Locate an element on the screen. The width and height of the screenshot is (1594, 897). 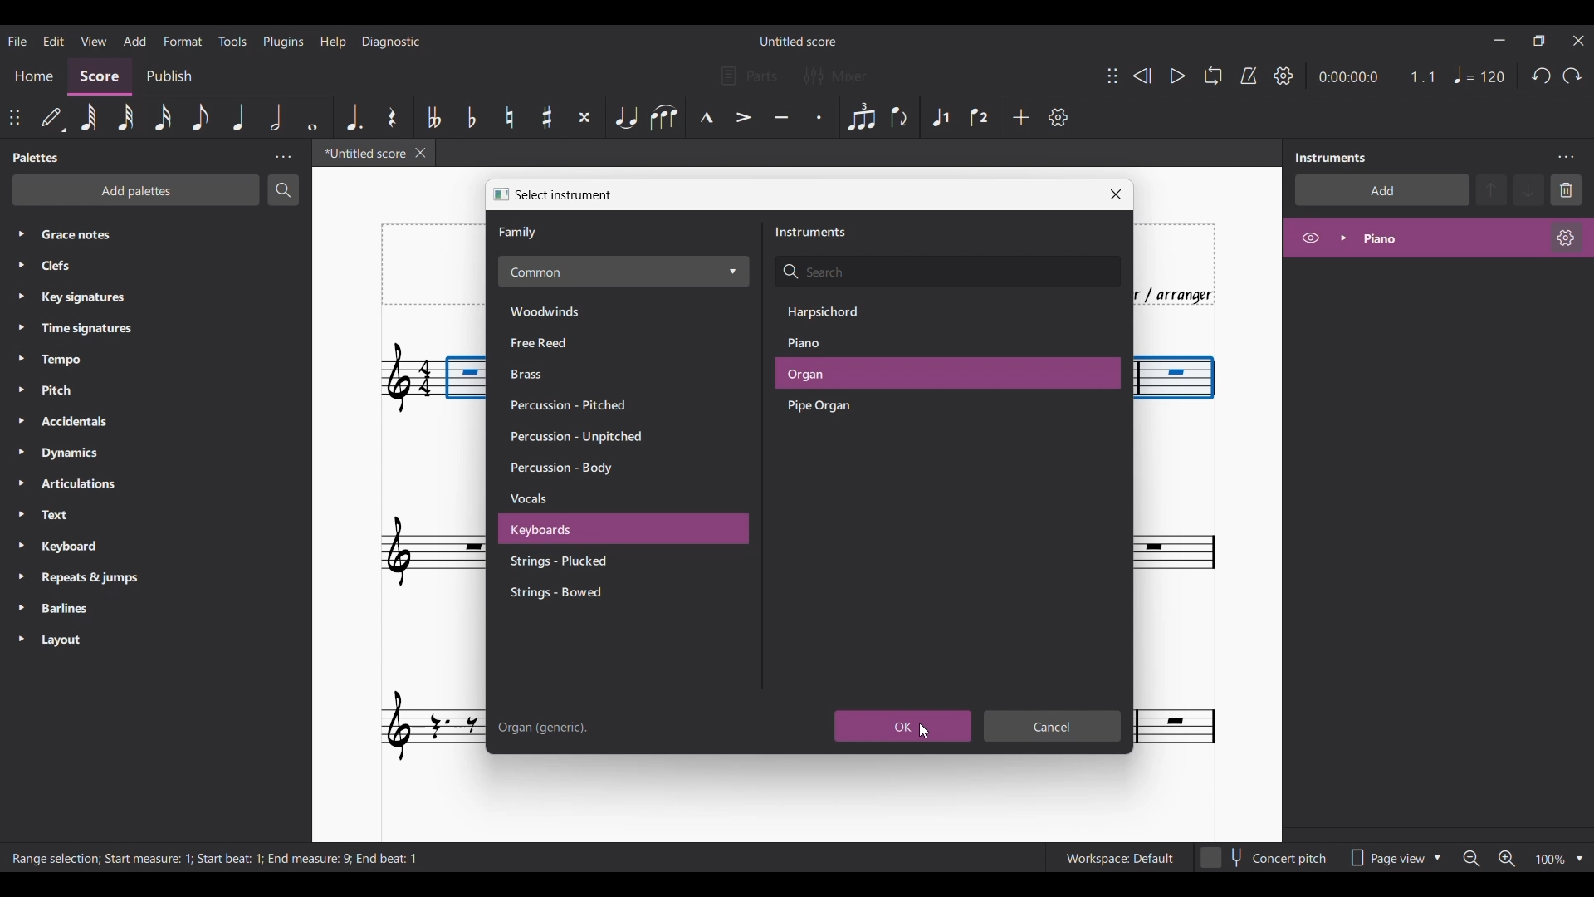
Accent is located at coordinates (742, 117).